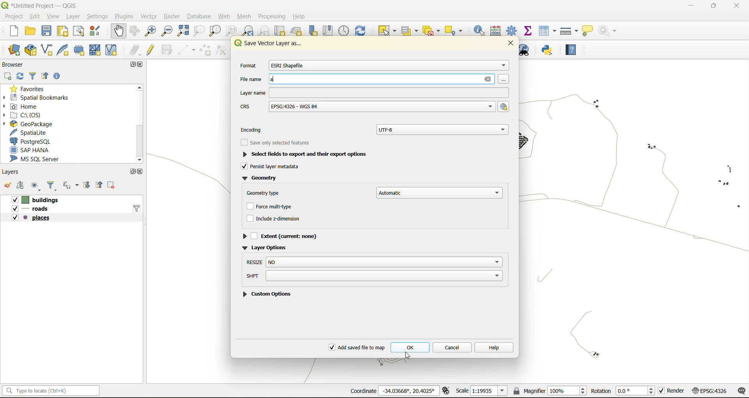 The width and height of the screenshot is (749, 398). Describe the element at coordinates (79, 50) in the screenshot. I see `new temporary scratch file layer` at that location.